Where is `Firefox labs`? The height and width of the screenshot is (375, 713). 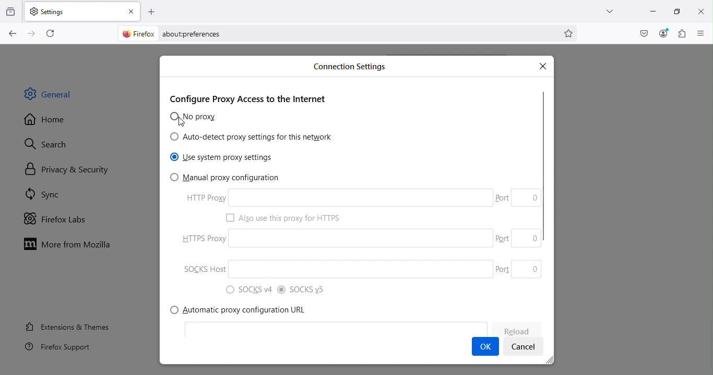
Firefox labs is located at coordinates (61, 217).